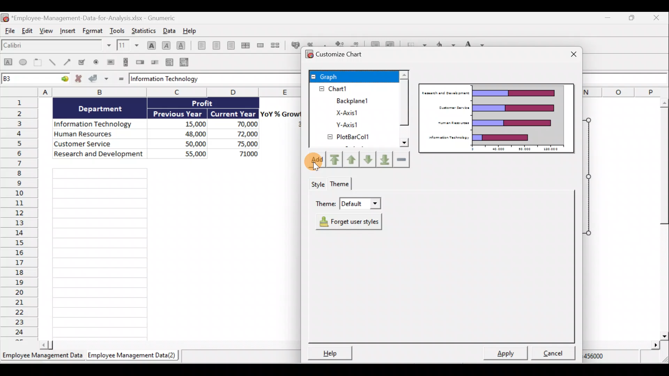 This screenshot has width=669, height=376. I want to click on Create a radio button, so click(97, 62).